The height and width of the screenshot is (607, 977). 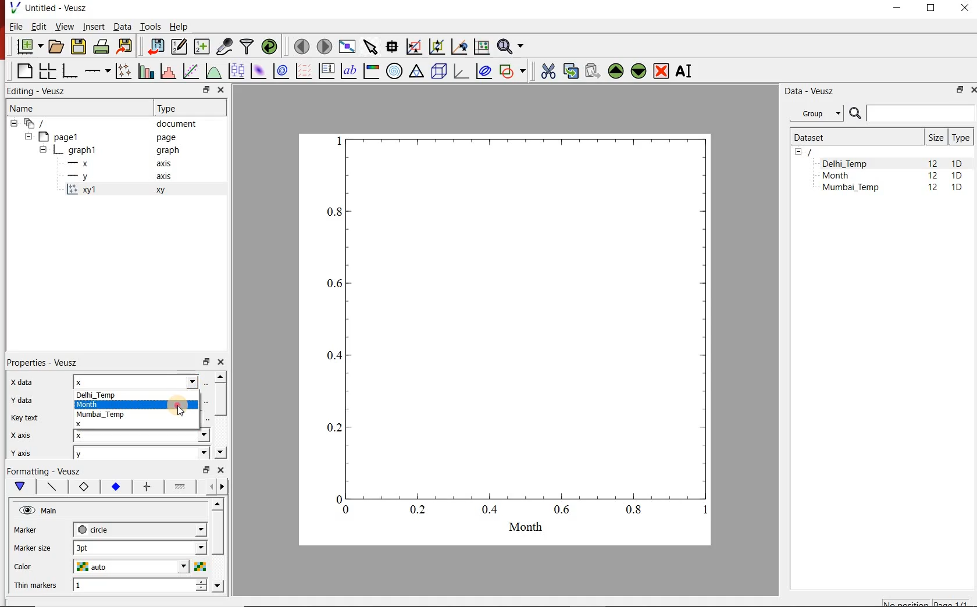 I want to click on RESTORE, so click(x=931, y=9).